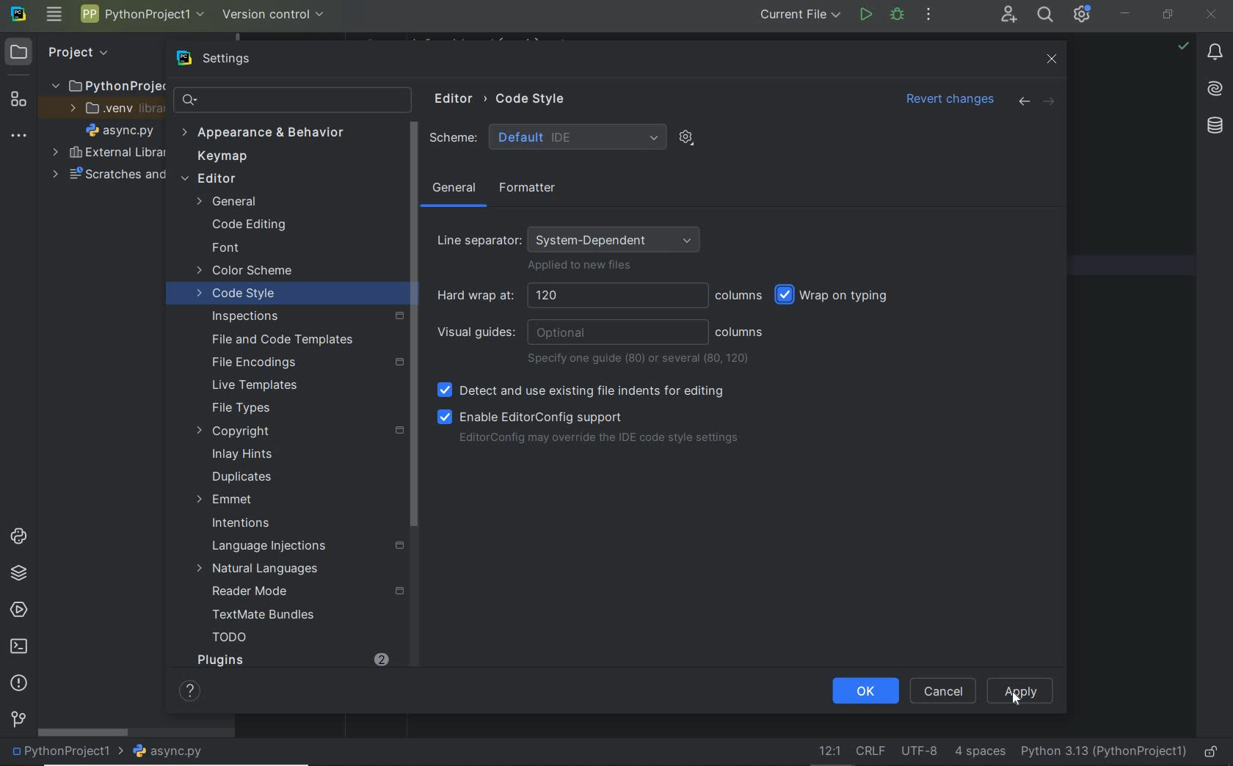  I want to click on Natural Languages, so click(259, 570).